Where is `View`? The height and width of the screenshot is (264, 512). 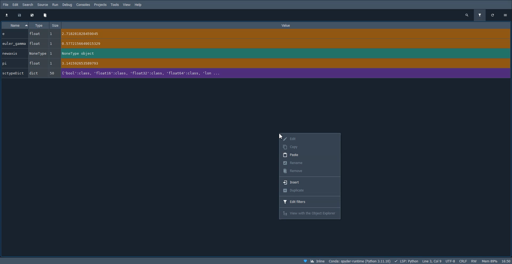
View is located at coordinates (127, 4).